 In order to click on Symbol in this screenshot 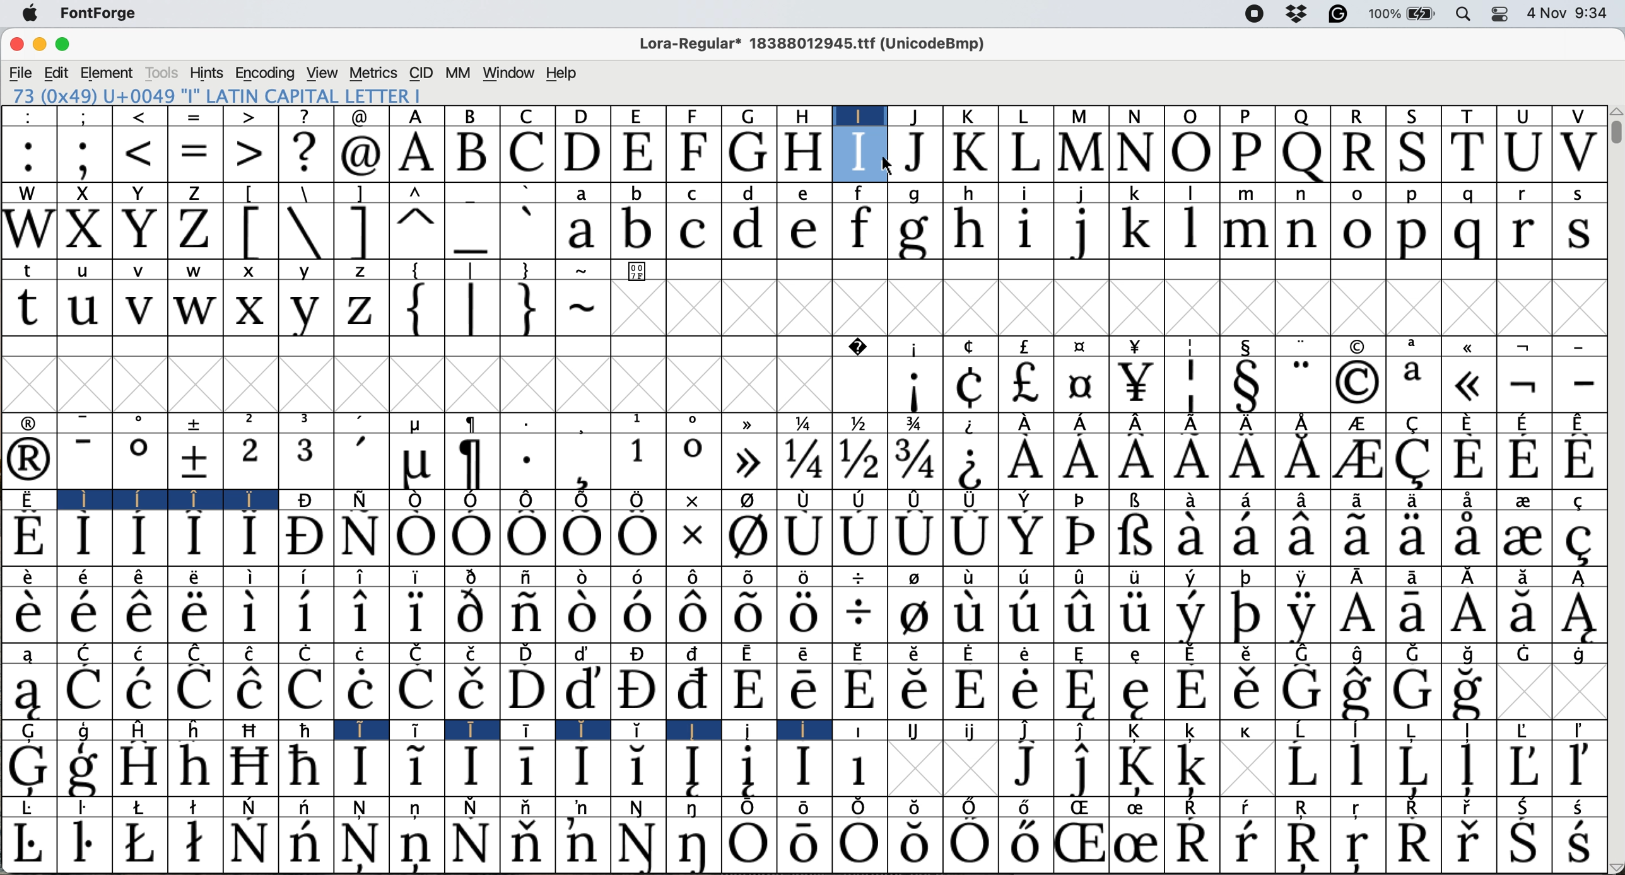, I will do `click(860, 541)`.